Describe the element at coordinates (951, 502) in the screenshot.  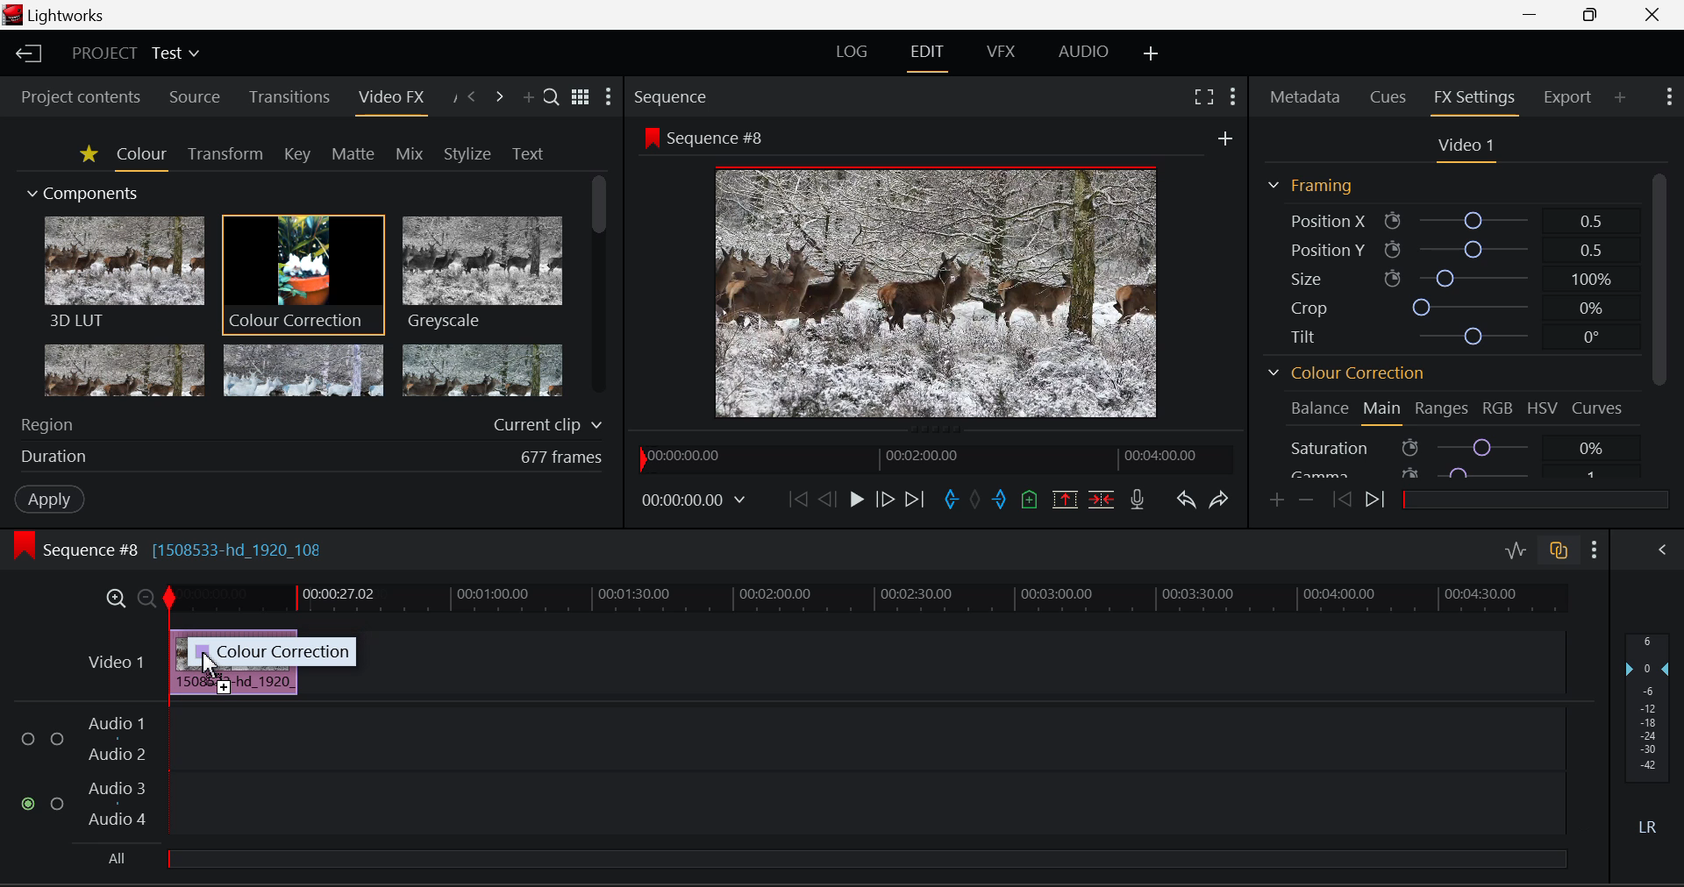
I see `Mark In` at that location.